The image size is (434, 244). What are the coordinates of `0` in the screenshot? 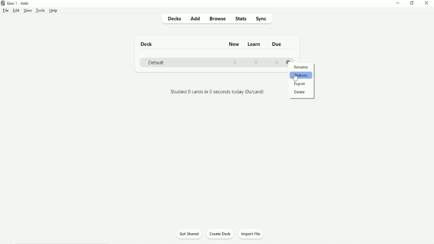 It's located at (234, 63).